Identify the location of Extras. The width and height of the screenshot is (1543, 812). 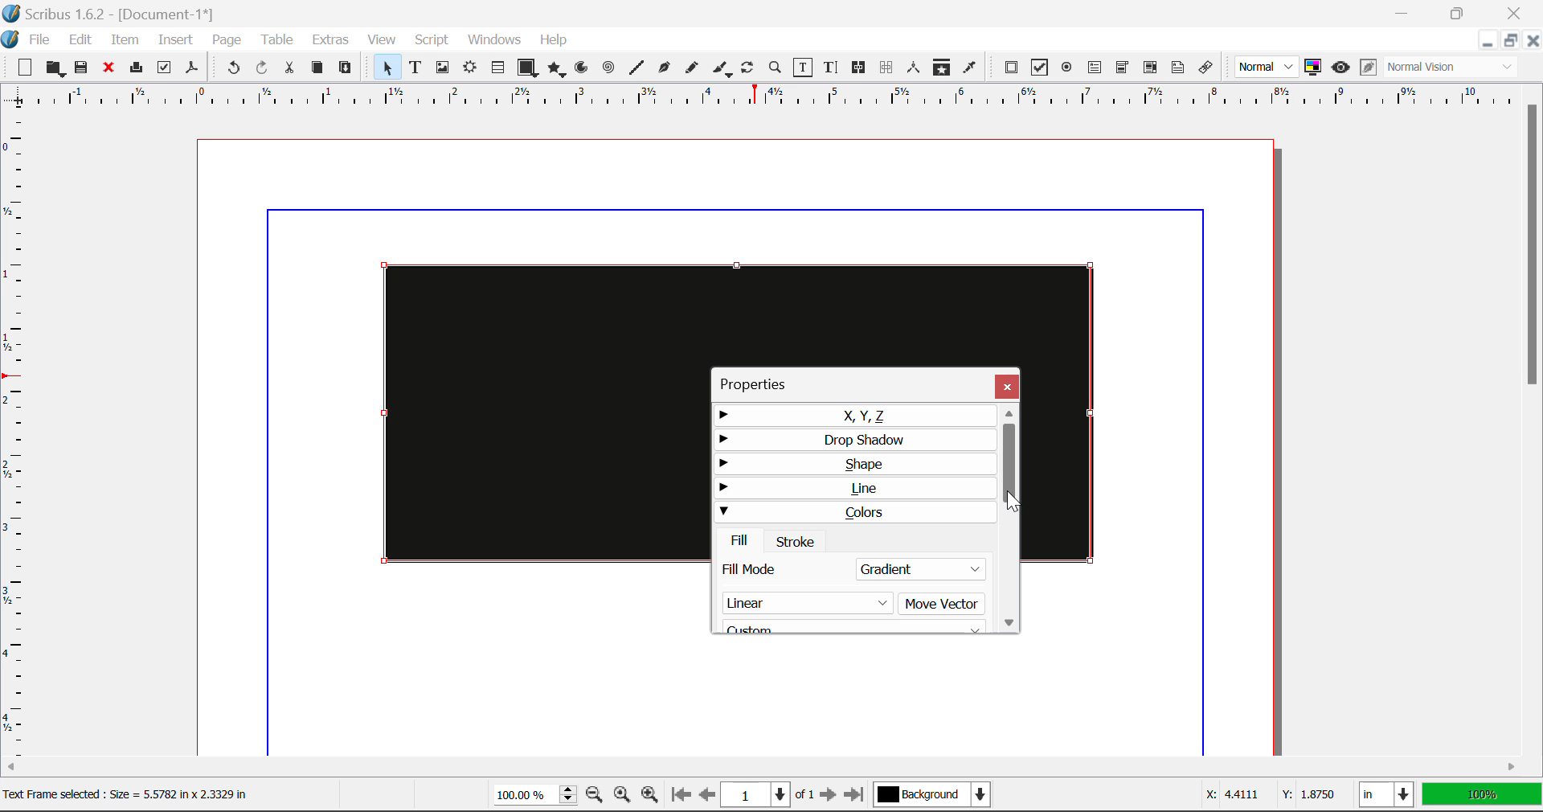
(333, 40).